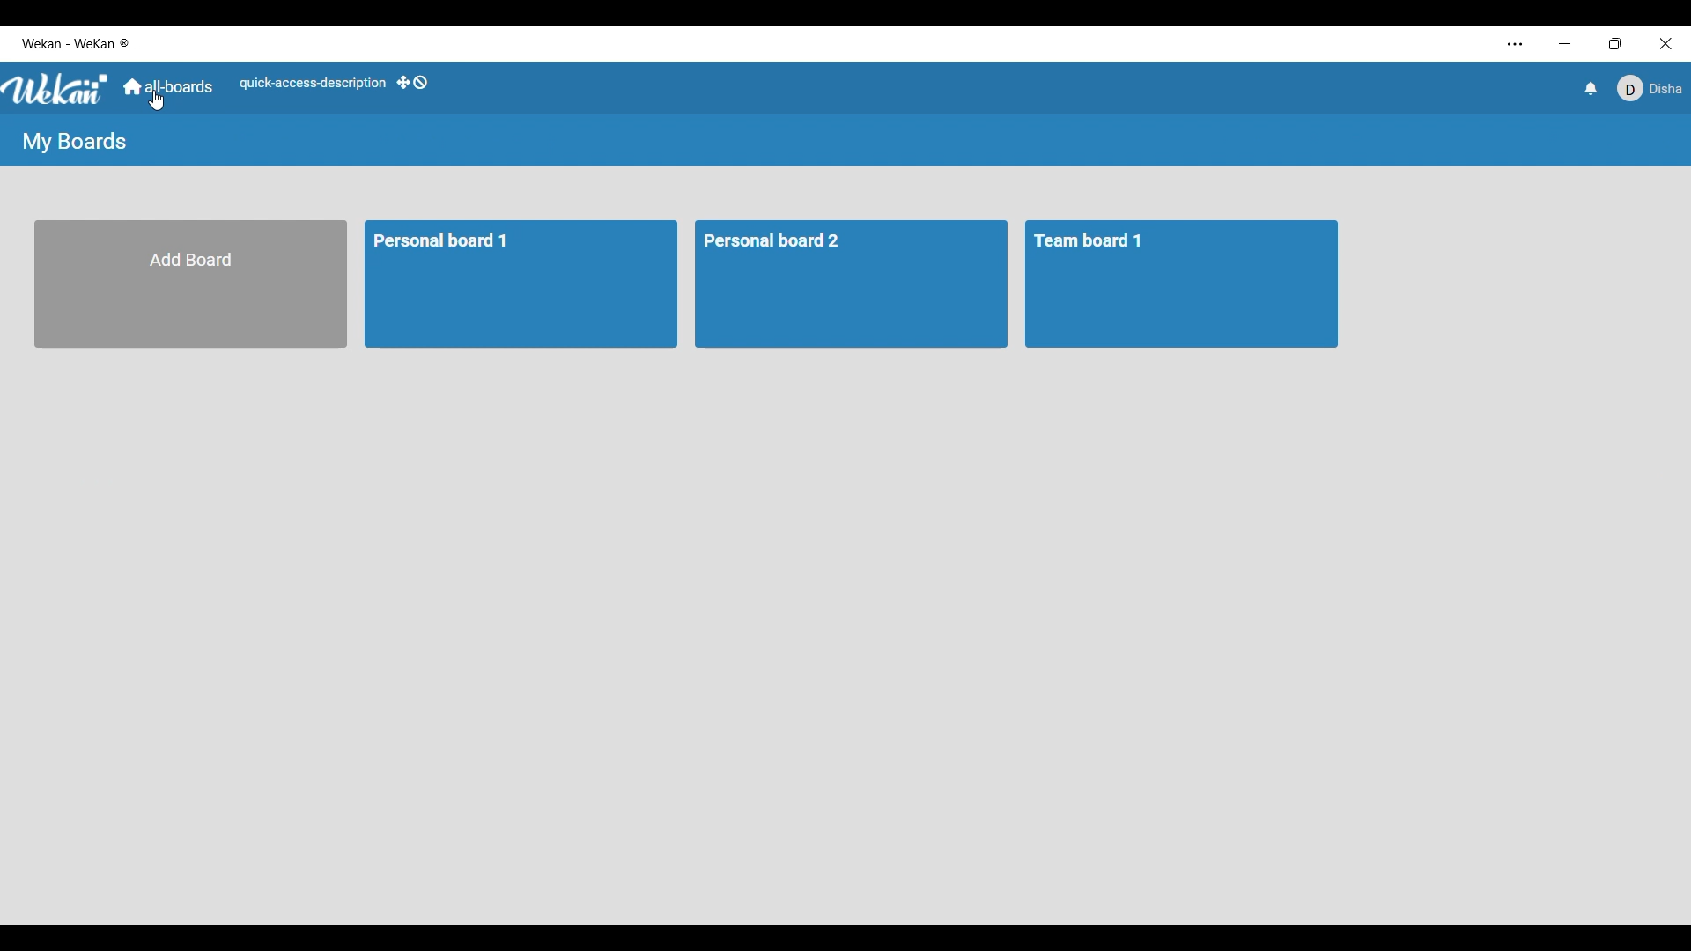 The width and height of the screenshot is (1691, 951). What do you see at coordinates (56, 90) in the screenshot?
I see `Software logo` at bounding box center [56, 90].